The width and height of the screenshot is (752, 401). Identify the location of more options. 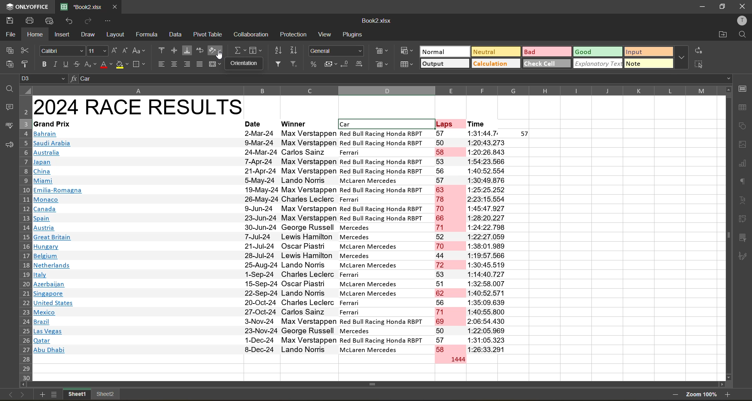
(682, 58).